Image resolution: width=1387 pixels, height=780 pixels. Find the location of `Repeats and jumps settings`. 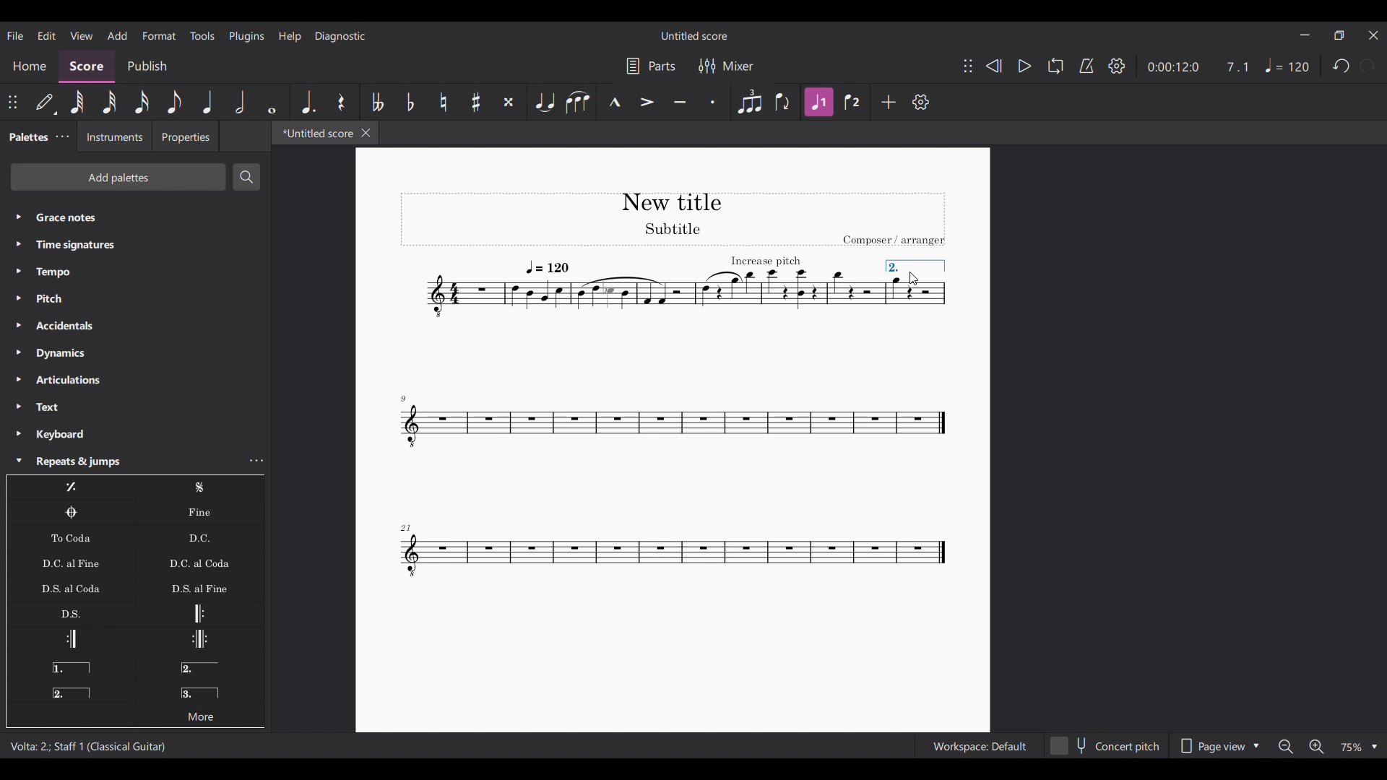

Repeats and jumps settings is located at coordinates (257, 460).